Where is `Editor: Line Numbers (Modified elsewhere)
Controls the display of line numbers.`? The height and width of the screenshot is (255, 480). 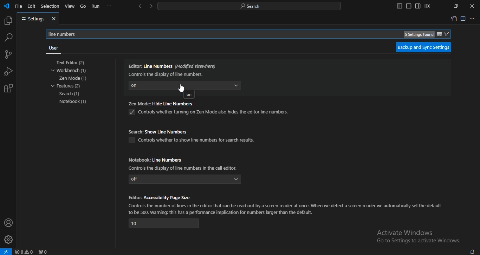 Editor: Line Numbers (Modified elsewhere)
Controls the display of line numbers. is located at coordinates (173, 69).